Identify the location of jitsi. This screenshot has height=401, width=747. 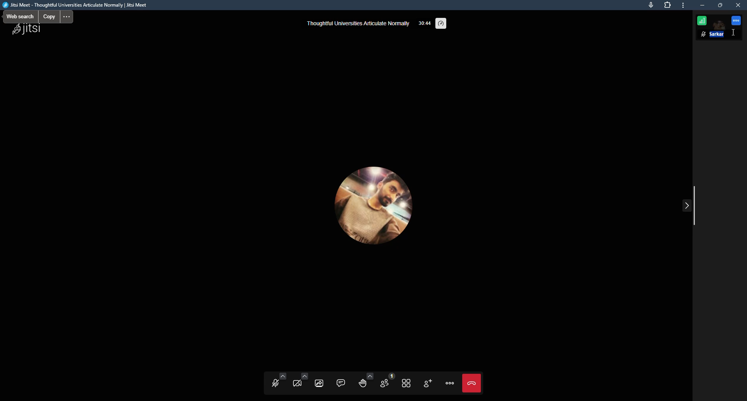
(28, 30).